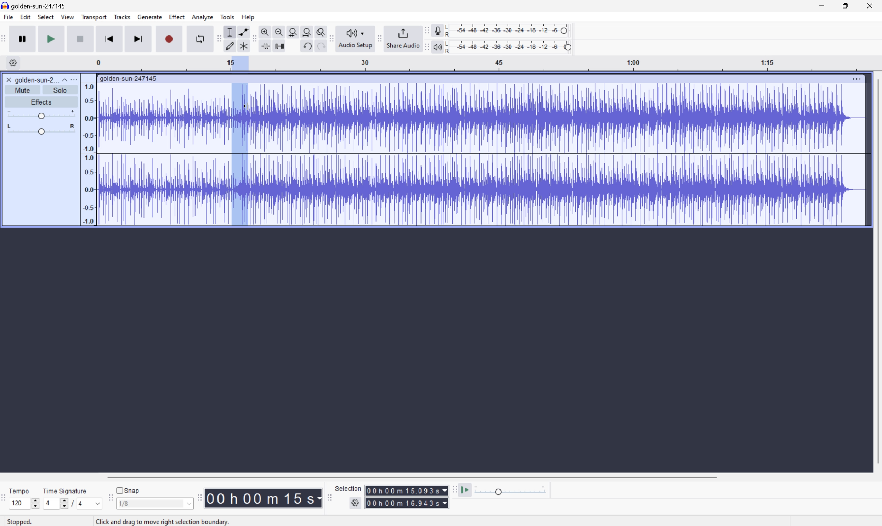 This screenshot has width=882, height=526. I want to click on Draw style, so click(231, 45).